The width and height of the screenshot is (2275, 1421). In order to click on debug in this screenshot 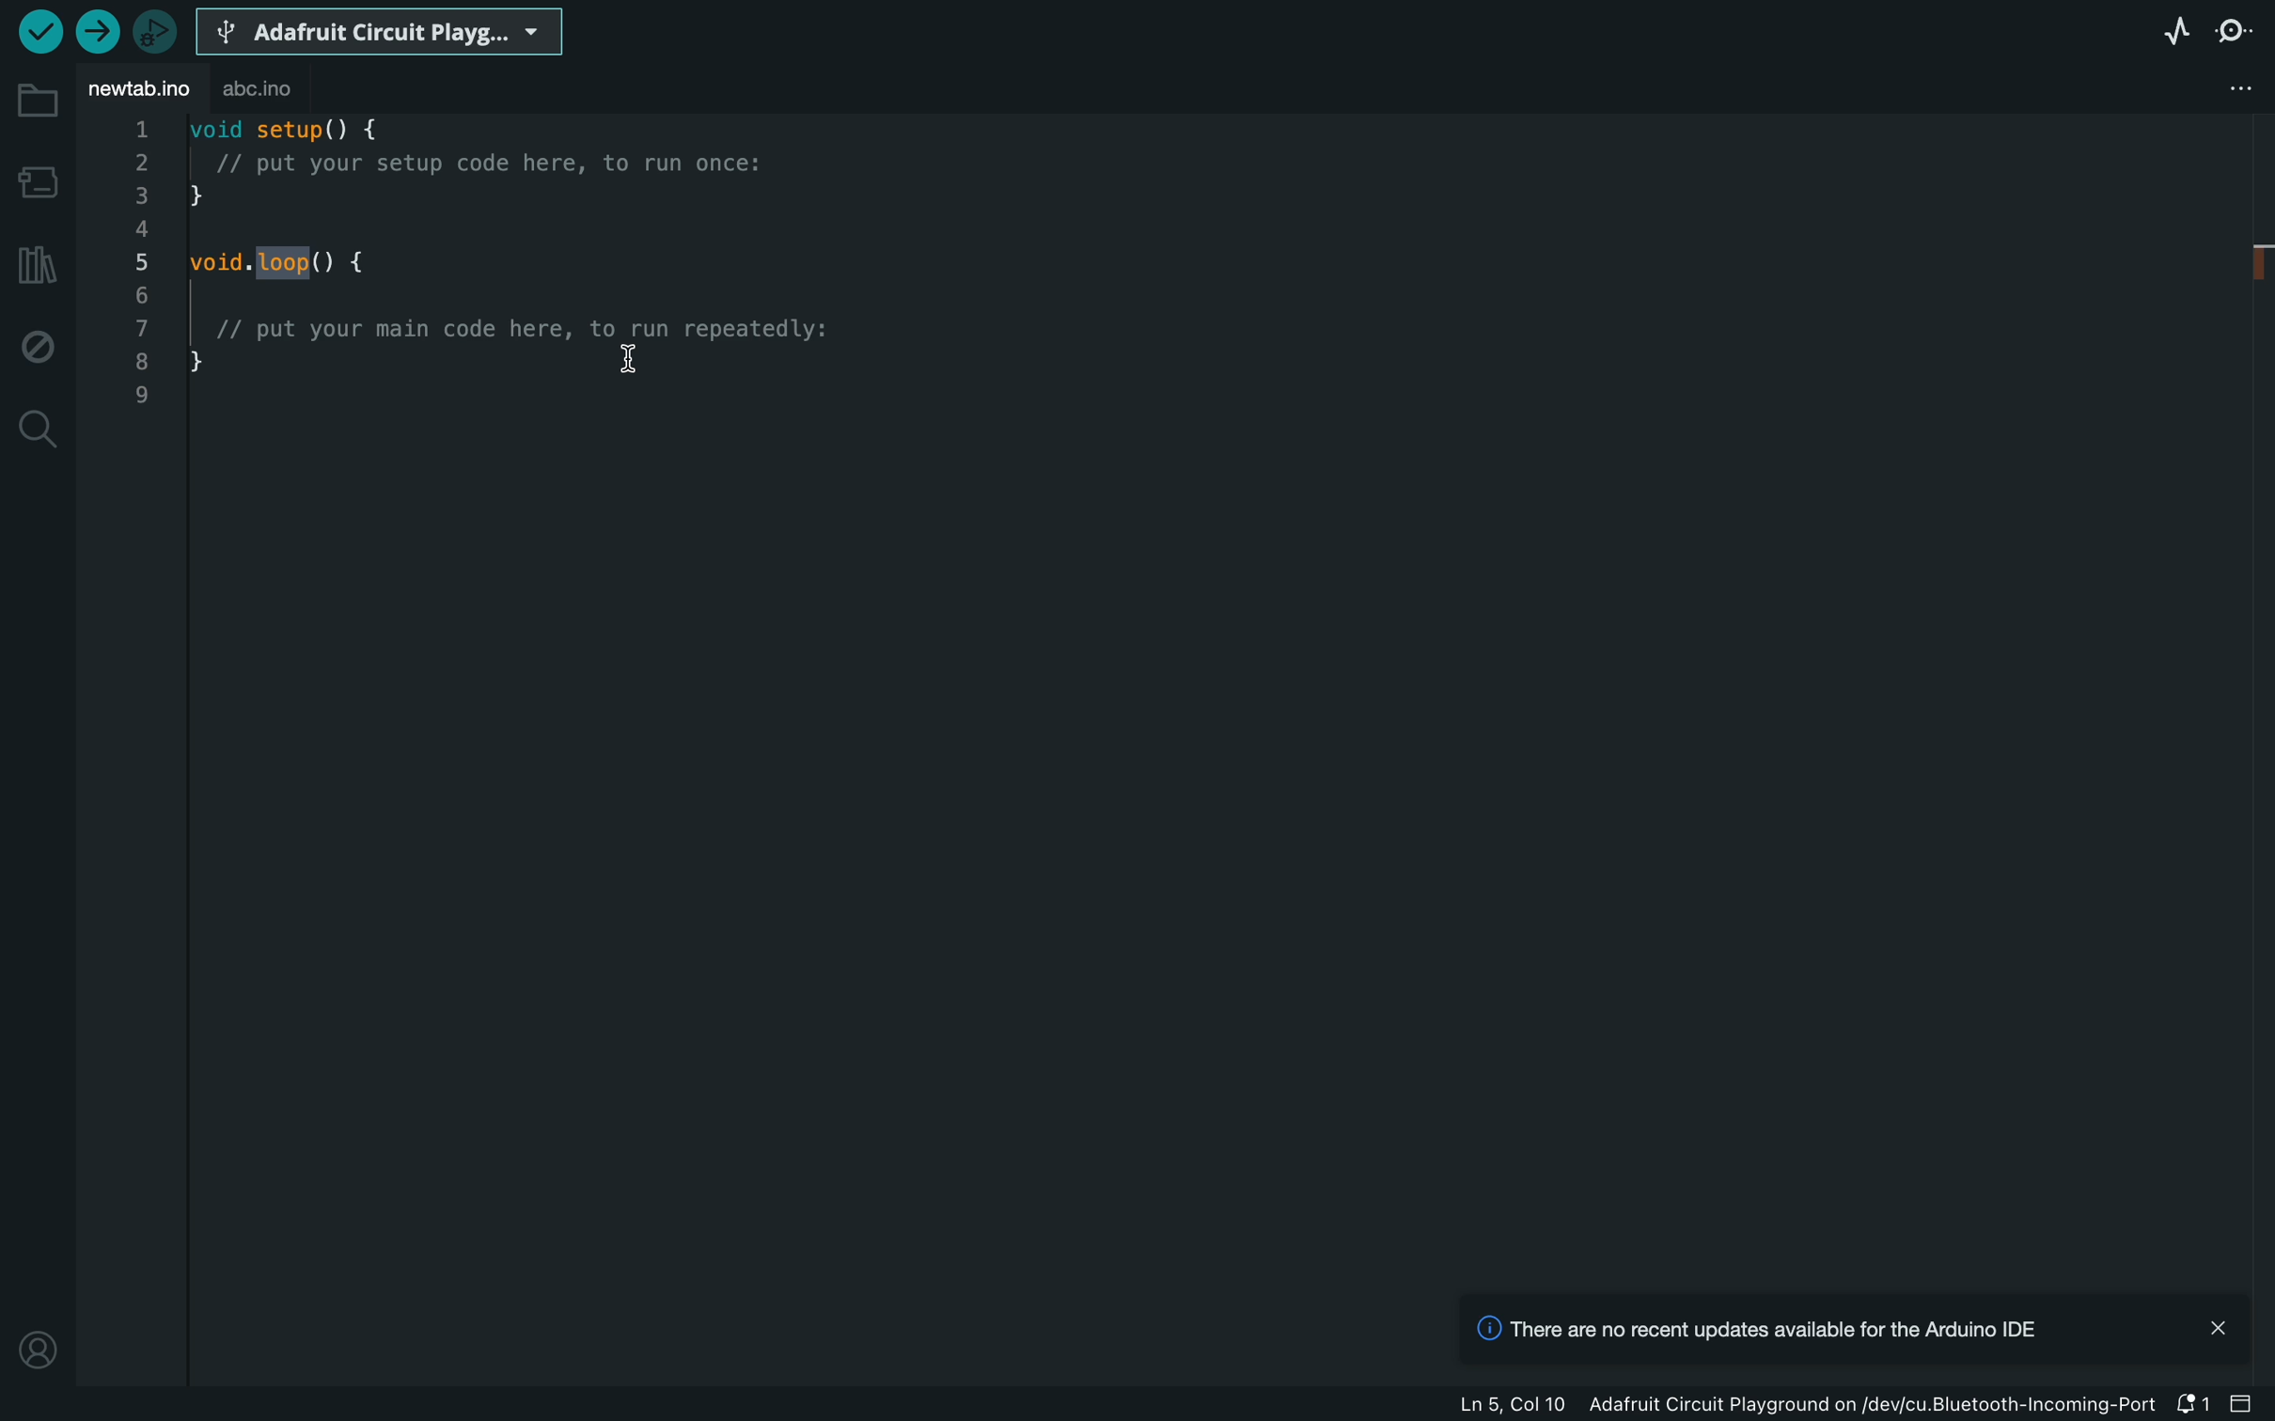, I will do `click(38, 343)`.